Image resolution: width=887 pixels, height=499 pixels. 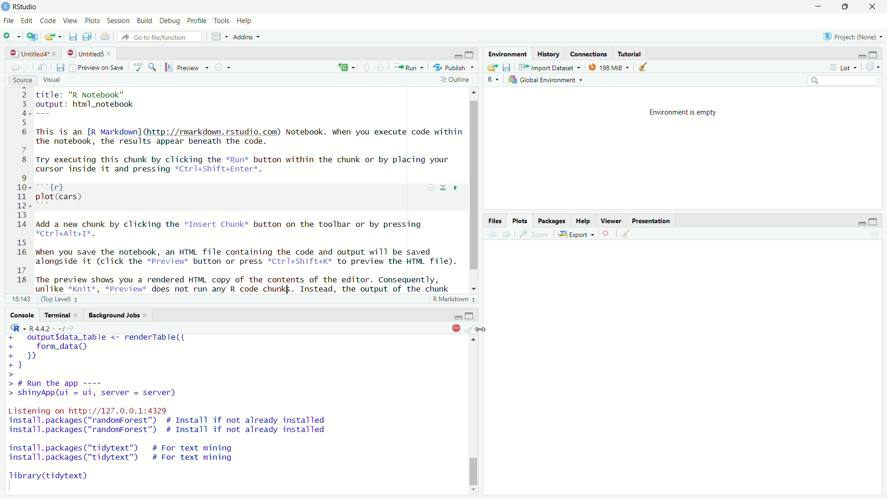 What do you see at coordinates (170, 22) in the screenshot?
I see `Debug` at bounding box center [170, 22].